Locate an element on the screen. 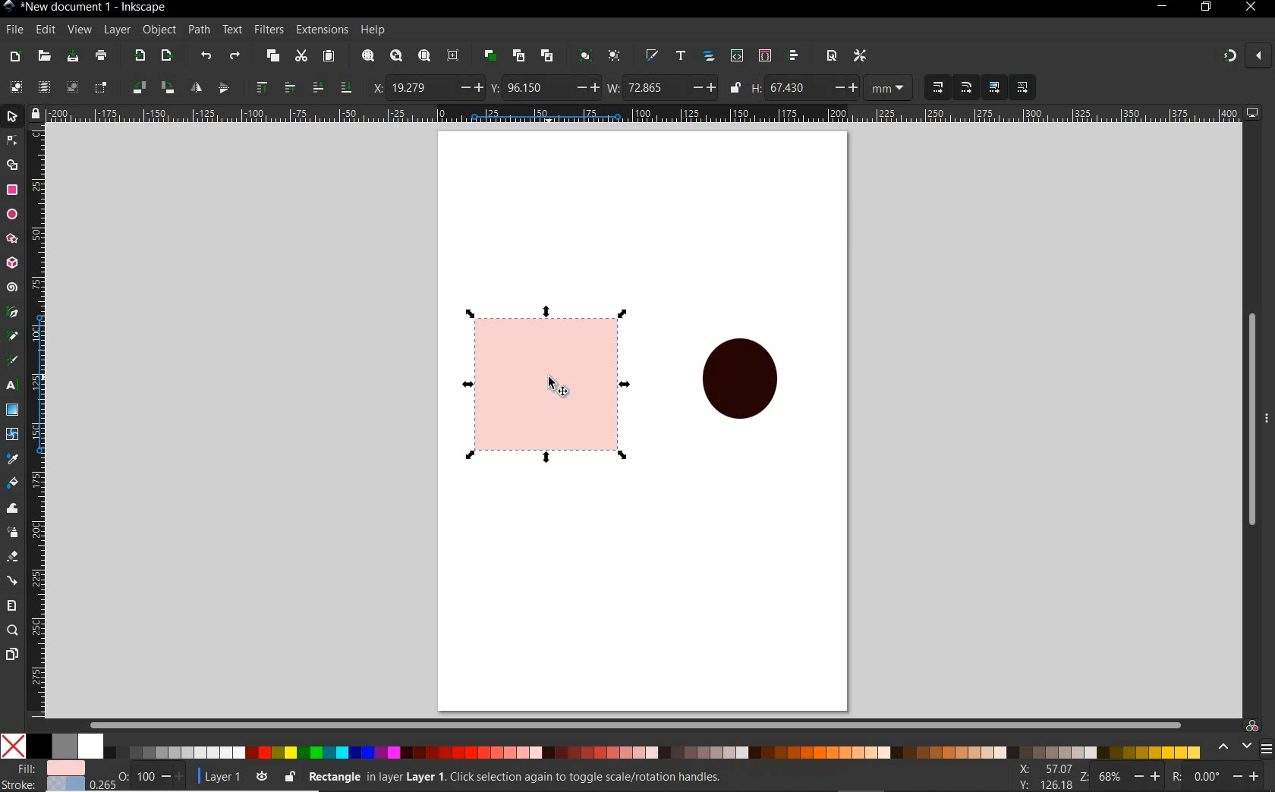 This screenshot has width=1275, height=792. open xml editor is located at coordinates (737, 56).